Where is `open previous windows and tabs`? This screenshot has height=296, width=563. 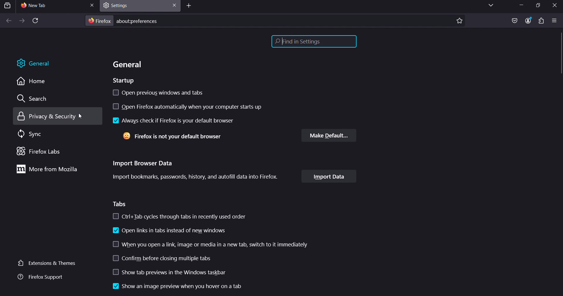 open previous windows and tabs is located at coordinates (159, 91).